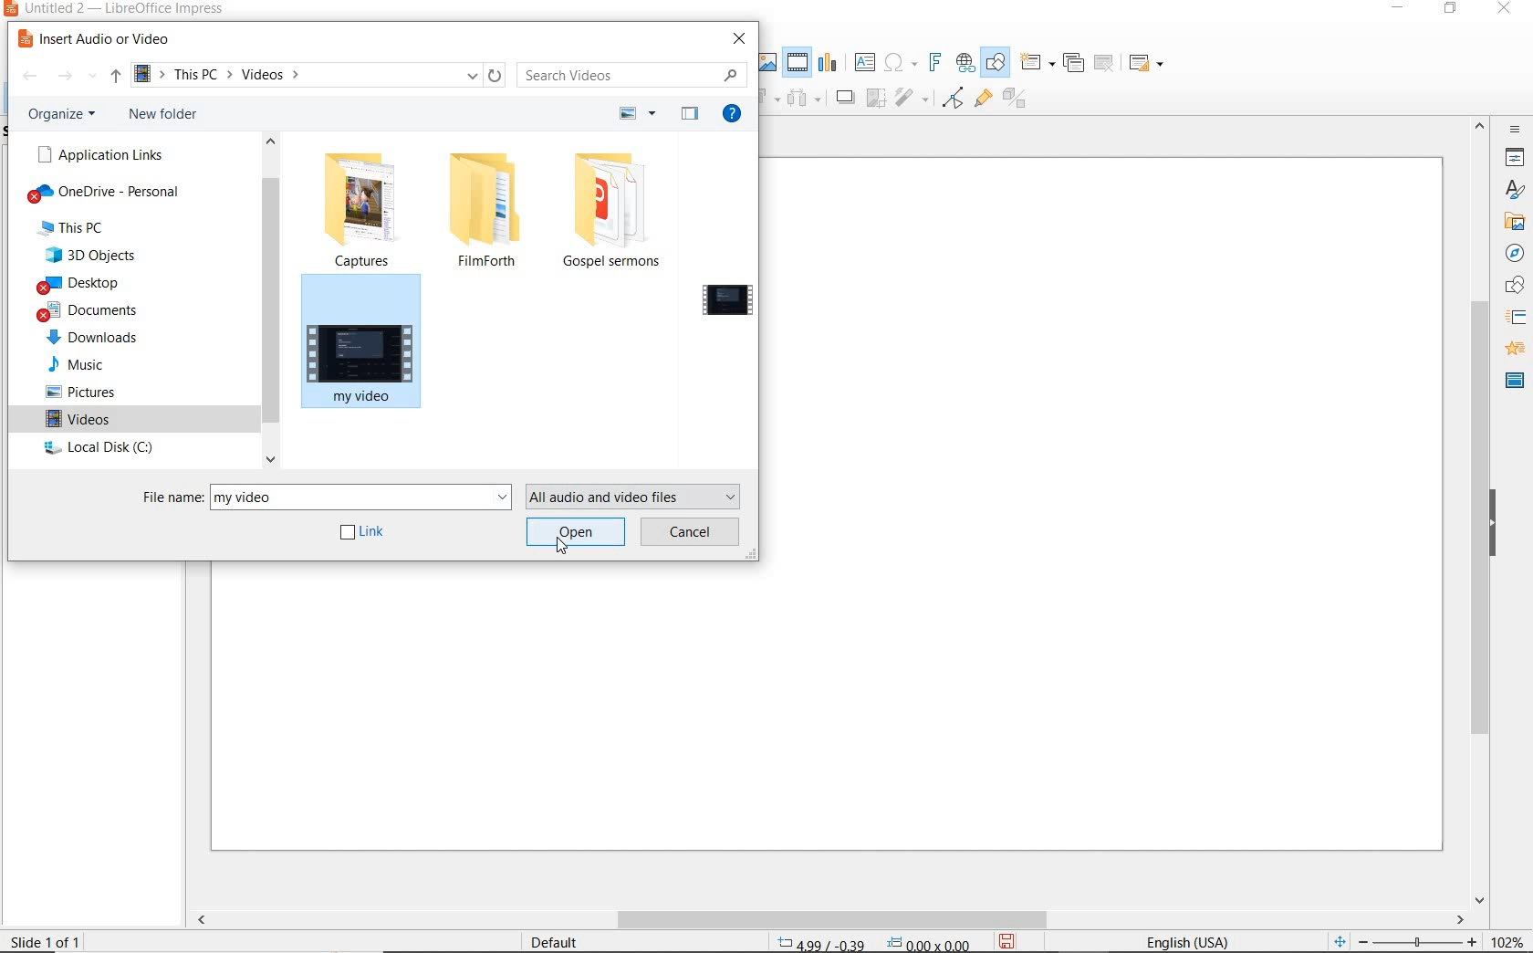 Image resolution: width=1533 pixels, height=953 pixels. Describe the element at coordinates (269, 497) in the screenshot. I see `my video` at that location.